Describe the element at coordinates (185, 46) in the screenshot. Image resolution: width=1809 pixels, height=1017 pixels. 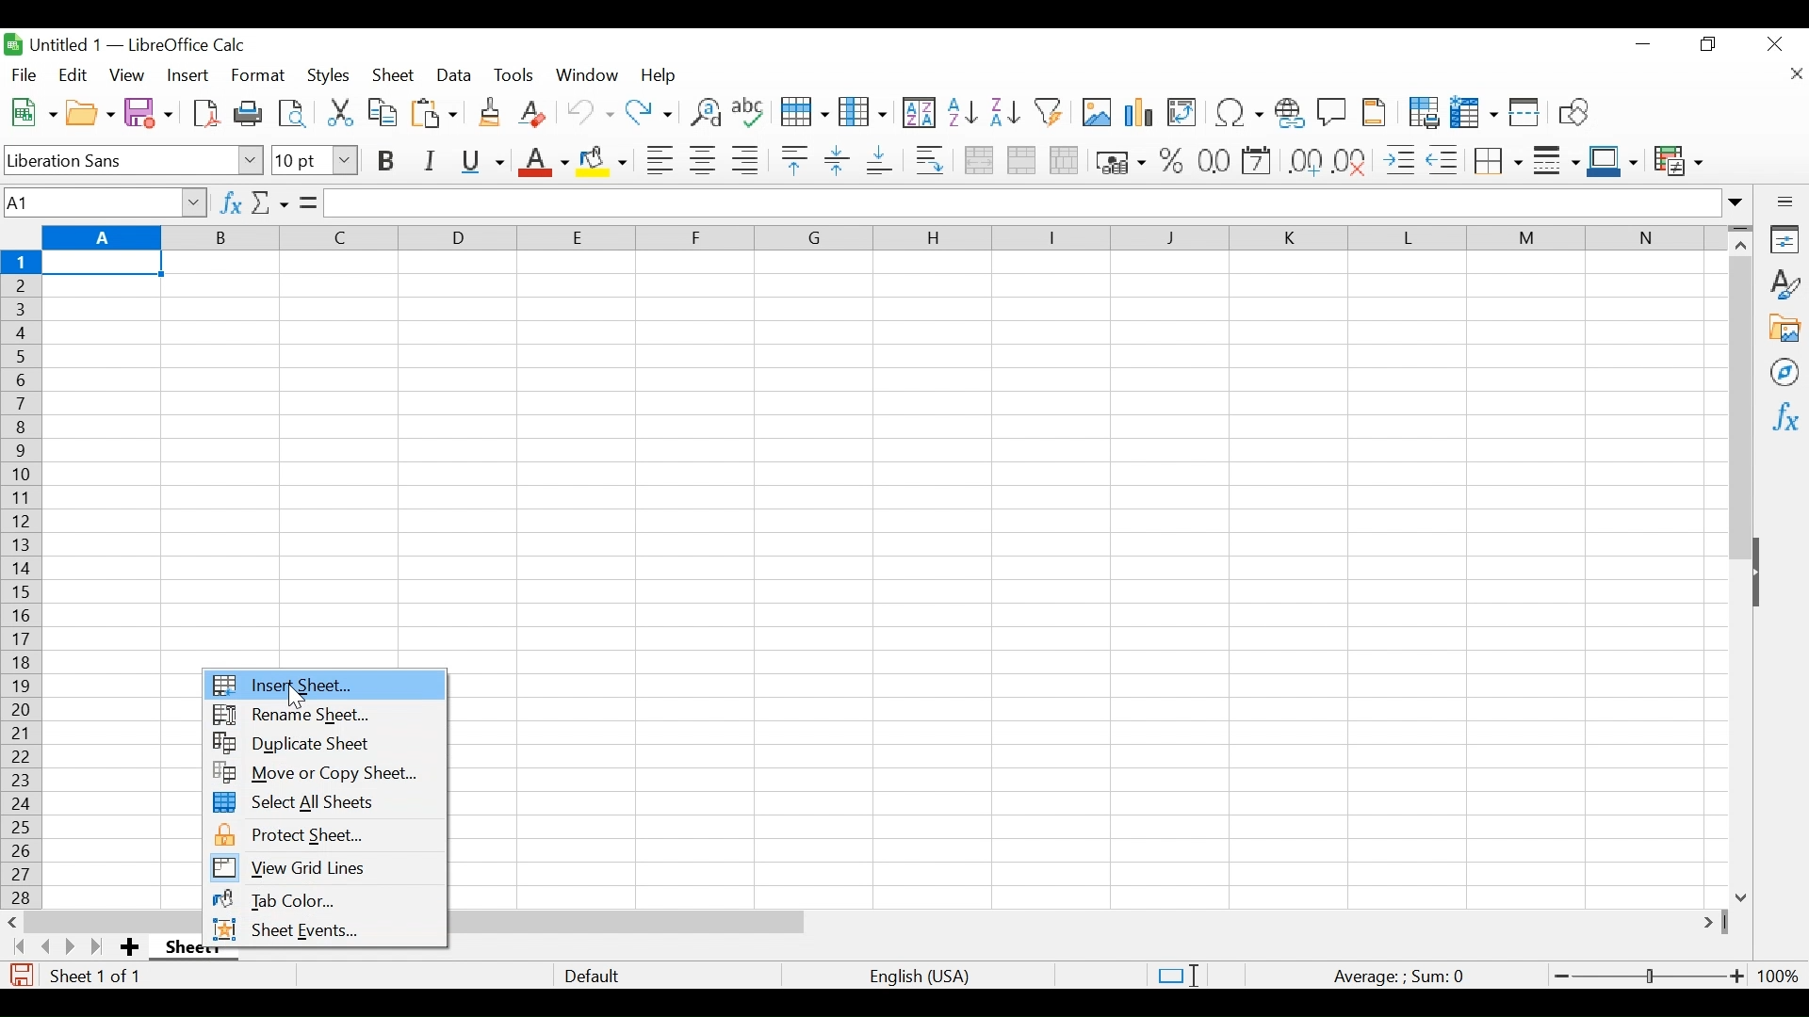
I see `LibreOffice Calc` at that location.